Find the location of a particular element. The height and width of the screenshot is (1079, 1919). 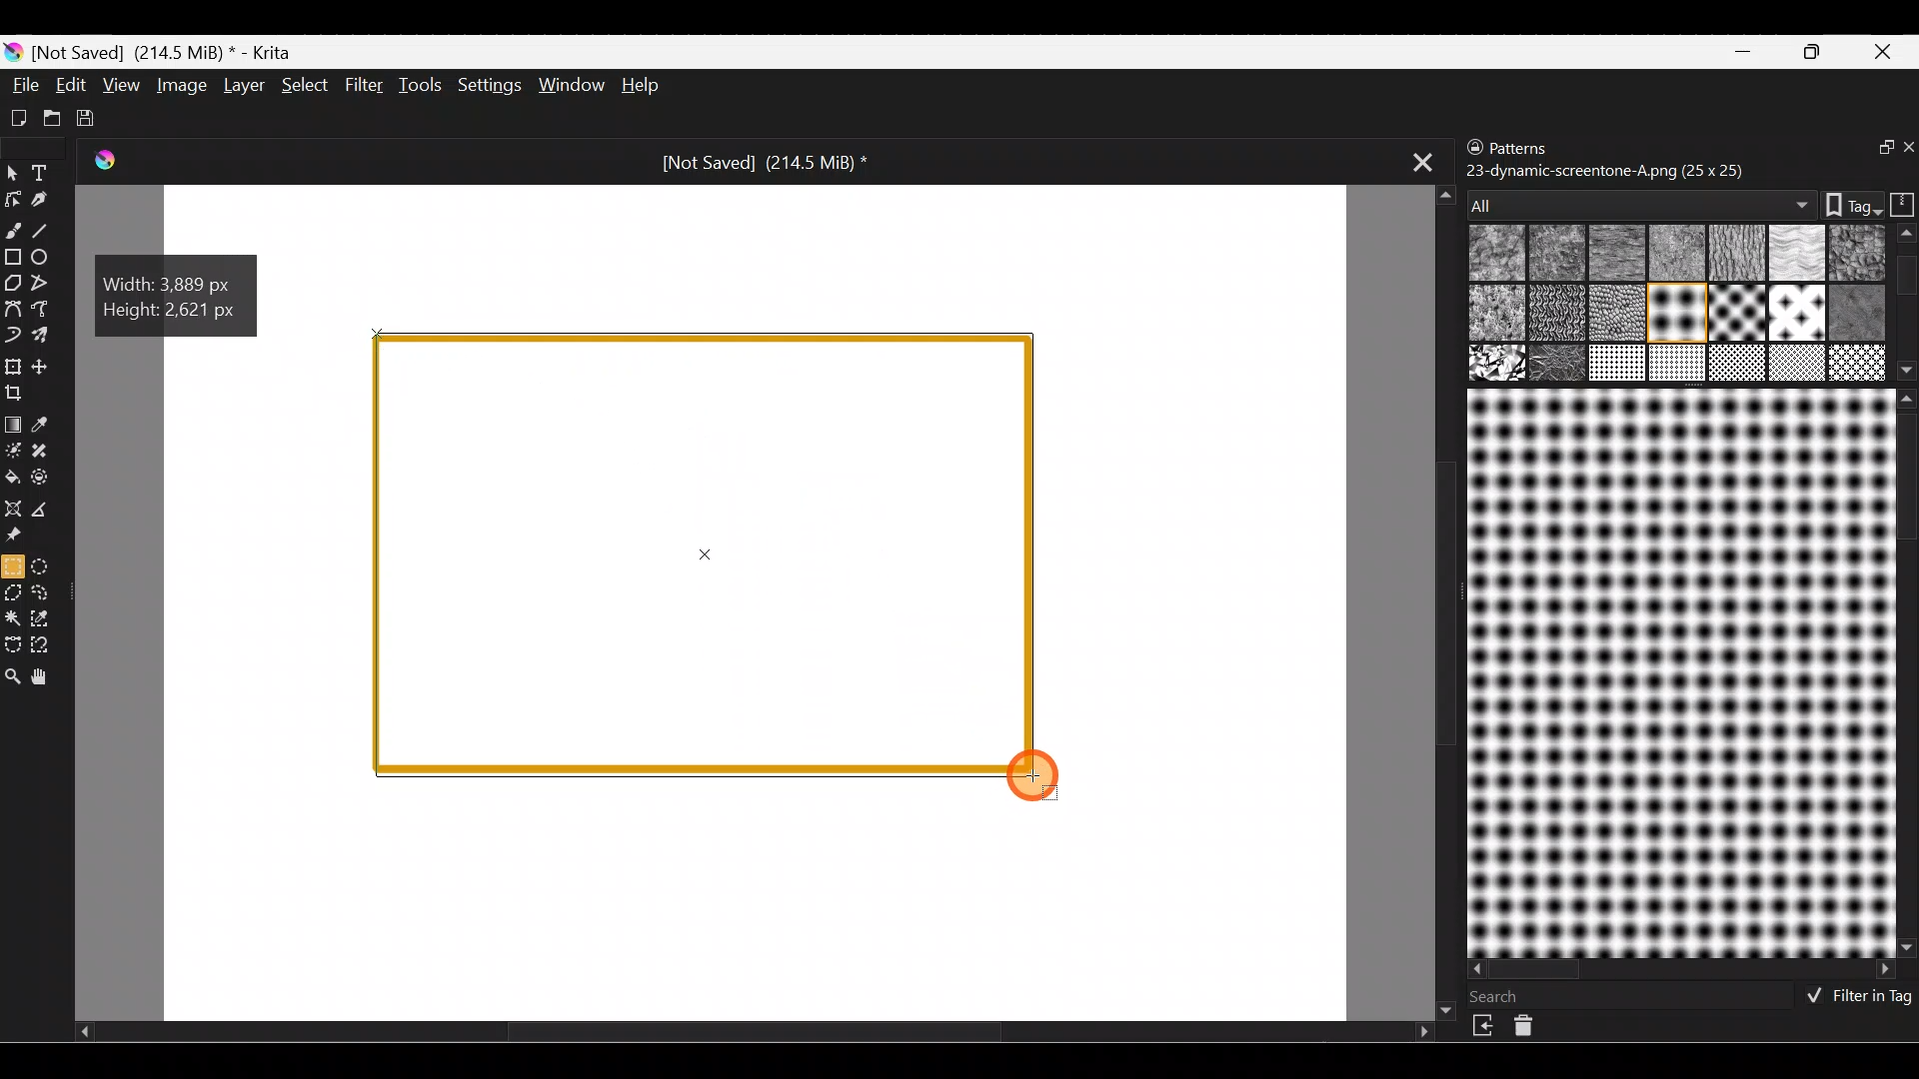

Scroll bar is located at coordinates (1906, 672).